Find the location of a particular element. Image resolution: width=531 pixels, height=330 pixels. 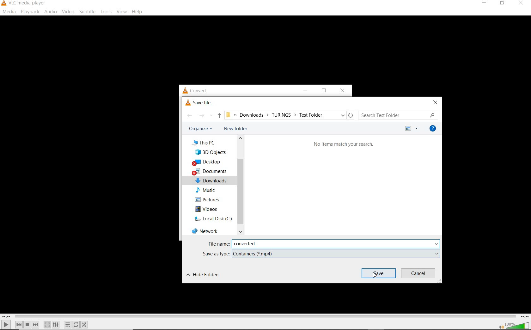

get help is located at coordinates (432, 128).